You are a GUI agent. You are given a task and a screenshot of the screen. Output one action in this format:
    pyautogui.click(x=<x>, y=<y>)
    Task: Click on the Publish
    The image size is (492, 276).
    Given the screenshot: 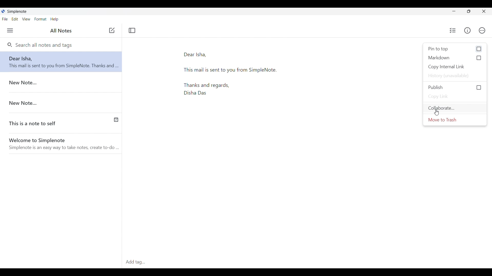 What is the action you would take?
    pyautogui.click(x=455, y=87)
    